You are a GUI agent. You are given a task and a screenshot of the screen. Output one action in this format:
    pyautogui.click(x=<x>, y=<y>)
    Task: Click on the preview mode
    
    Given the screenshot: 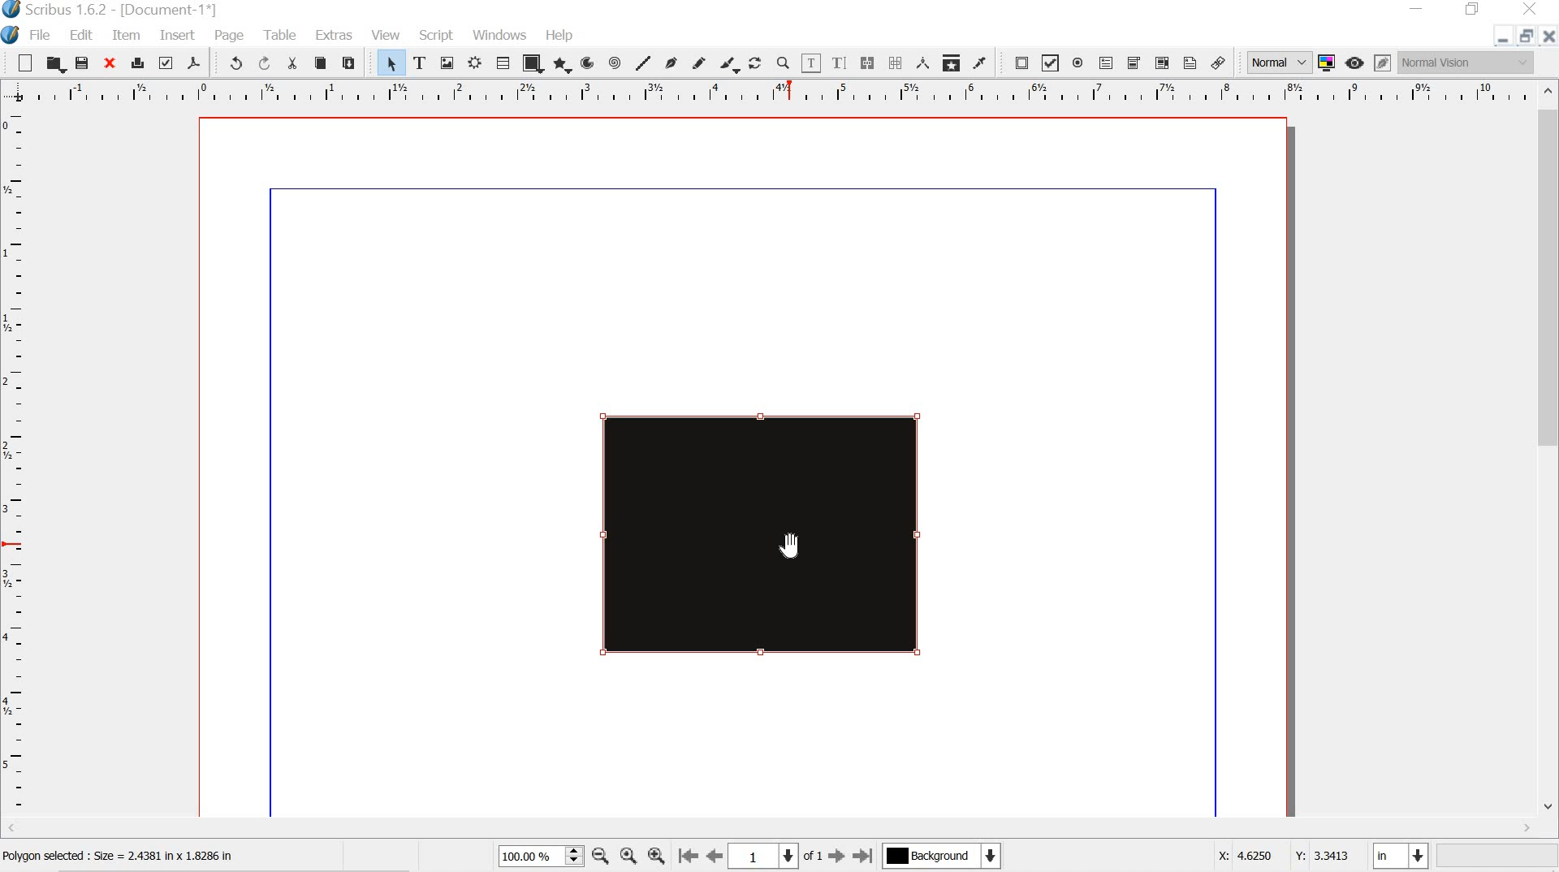 What is the action you would take?
    pyautogui.click(x=1353, y=63)
    